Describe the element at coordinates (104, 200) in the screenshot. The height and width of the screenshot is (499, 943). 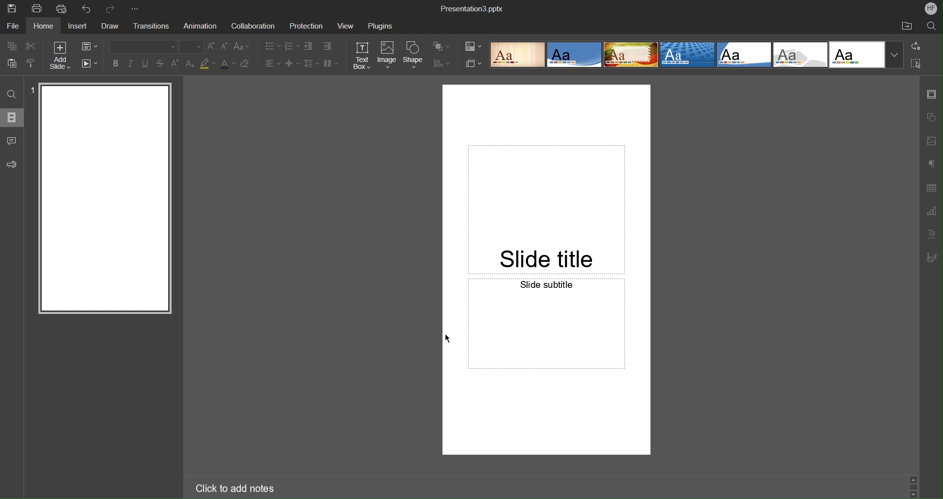
I see `Slide 1 (portrait)` at that location.